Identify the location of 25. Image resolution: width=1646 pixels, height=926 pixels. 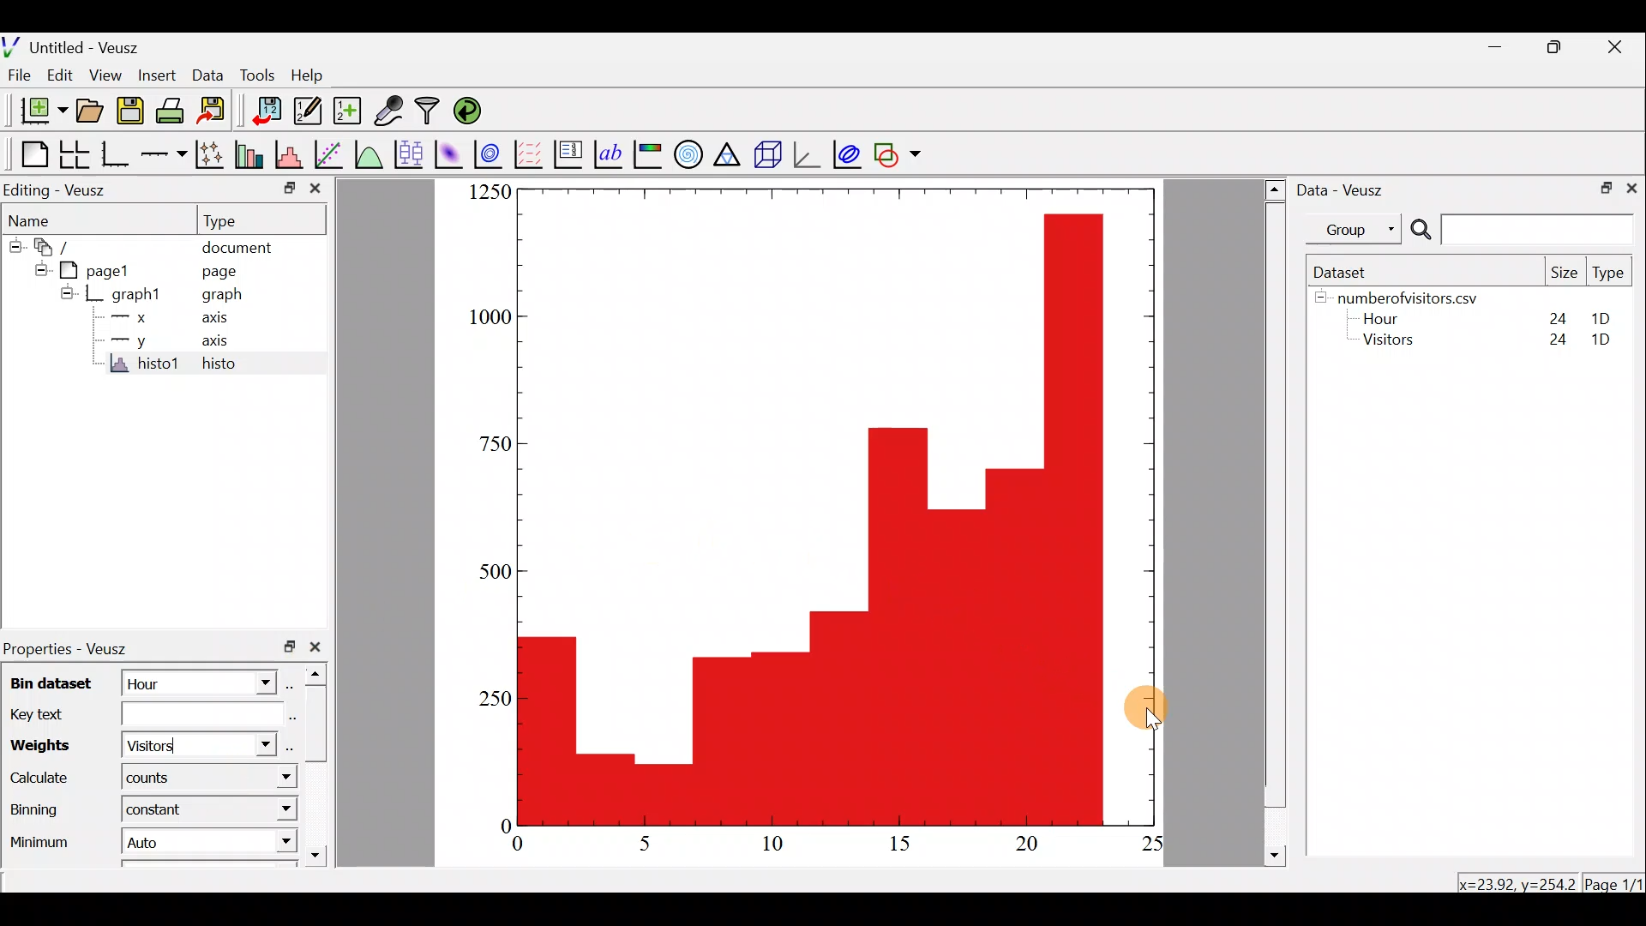
(1150, 845).